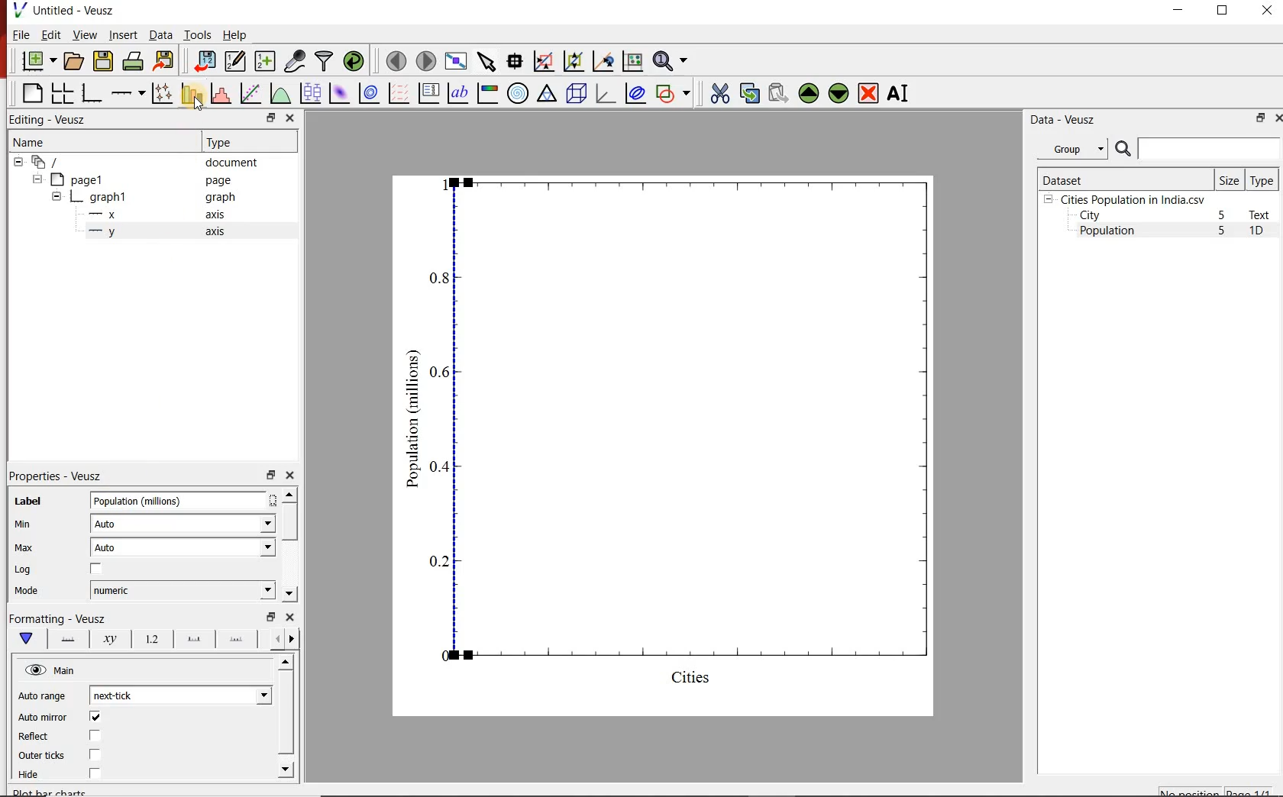 This screenshot has height=797, width=1283. Describe the element at coordinates (457, 92) in the screenshot. I see `text label` at that location.